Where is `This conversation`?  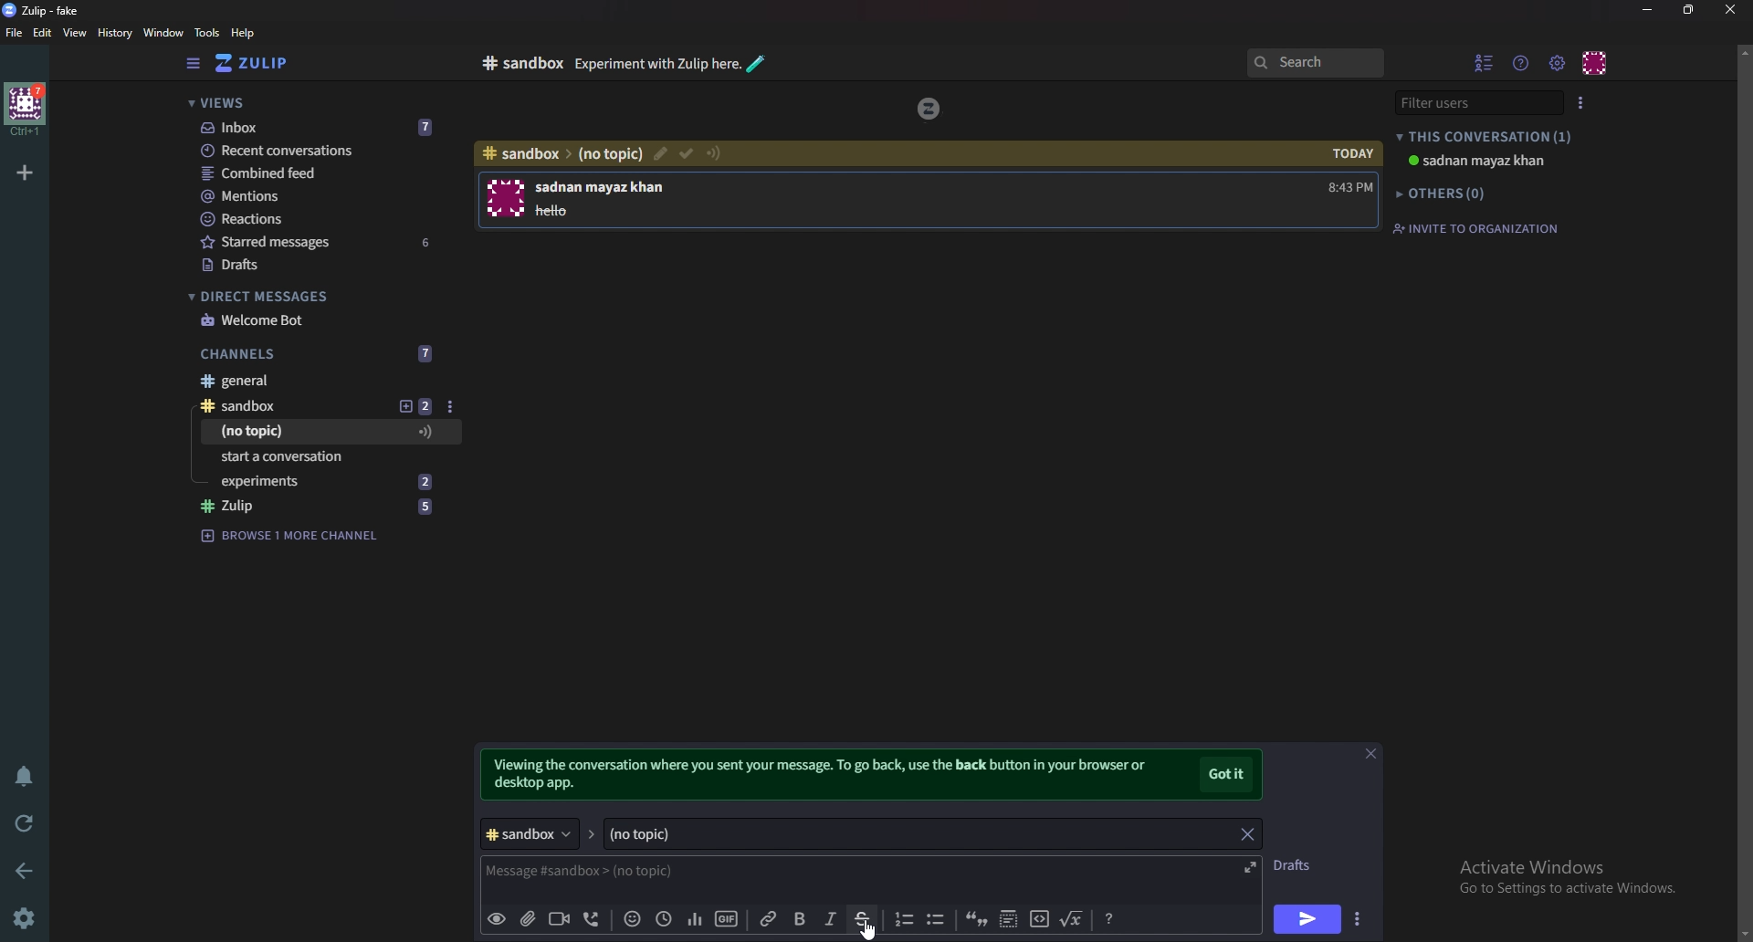
This conversation is located at coordinates (1485, 136).